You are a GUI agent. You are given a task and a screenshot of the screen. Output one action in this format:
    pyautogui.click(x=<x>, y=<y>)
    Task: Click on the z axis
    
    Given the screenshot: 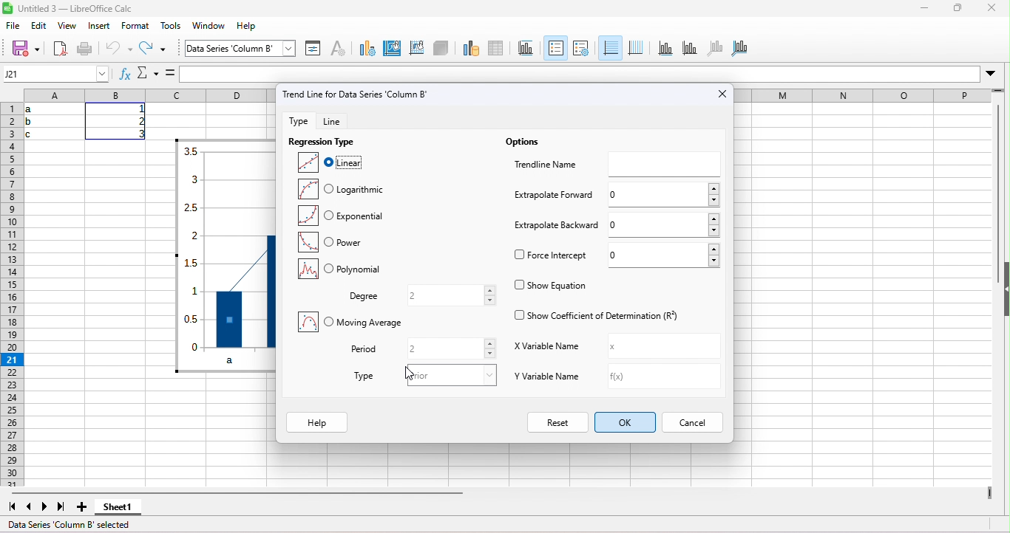 What is the action you would take?
    pyautogui.click(x=718, y=47)
    